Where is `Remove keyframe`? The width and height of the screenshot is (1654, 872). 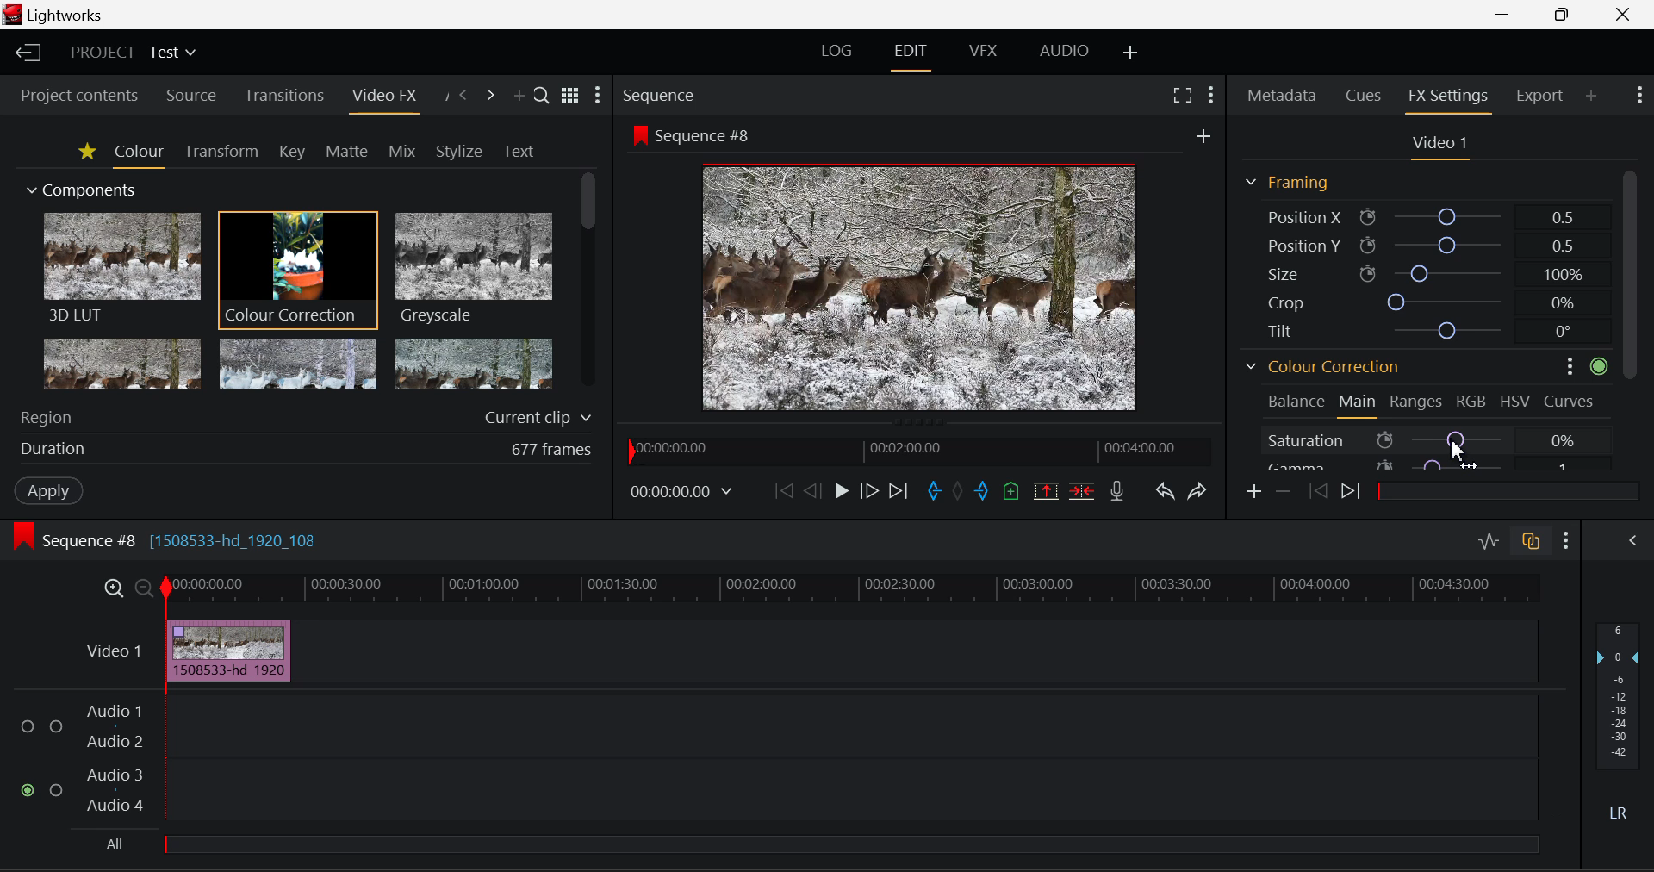
Remove keyframe is located at coordinates (1281, 494).